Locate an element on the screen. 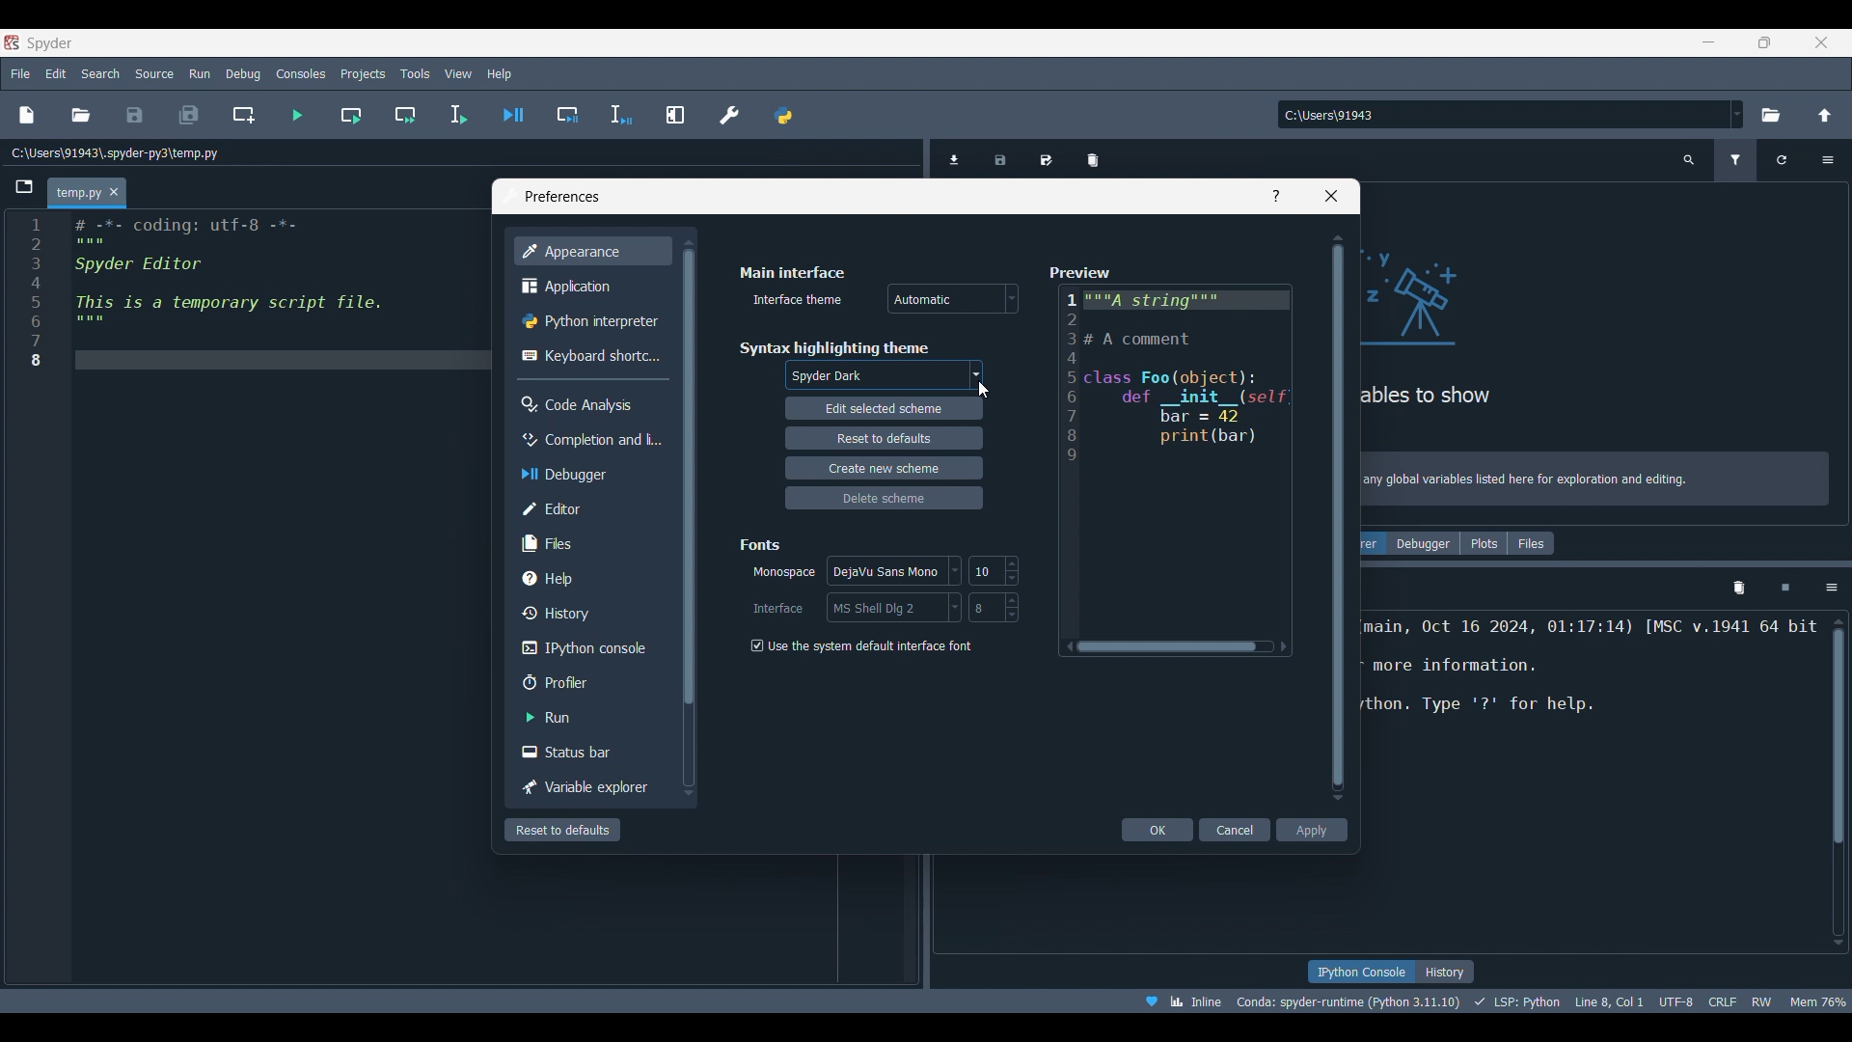  Save all files is located at coordinates (190, 115).